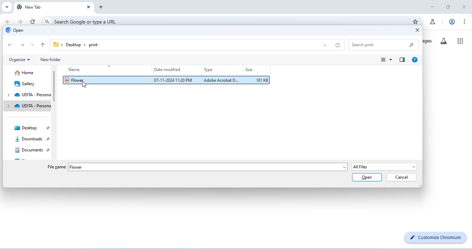 Image resolution: width=472 pixels, height=249 pixels. I want to click on new folder, so click(50, 60).